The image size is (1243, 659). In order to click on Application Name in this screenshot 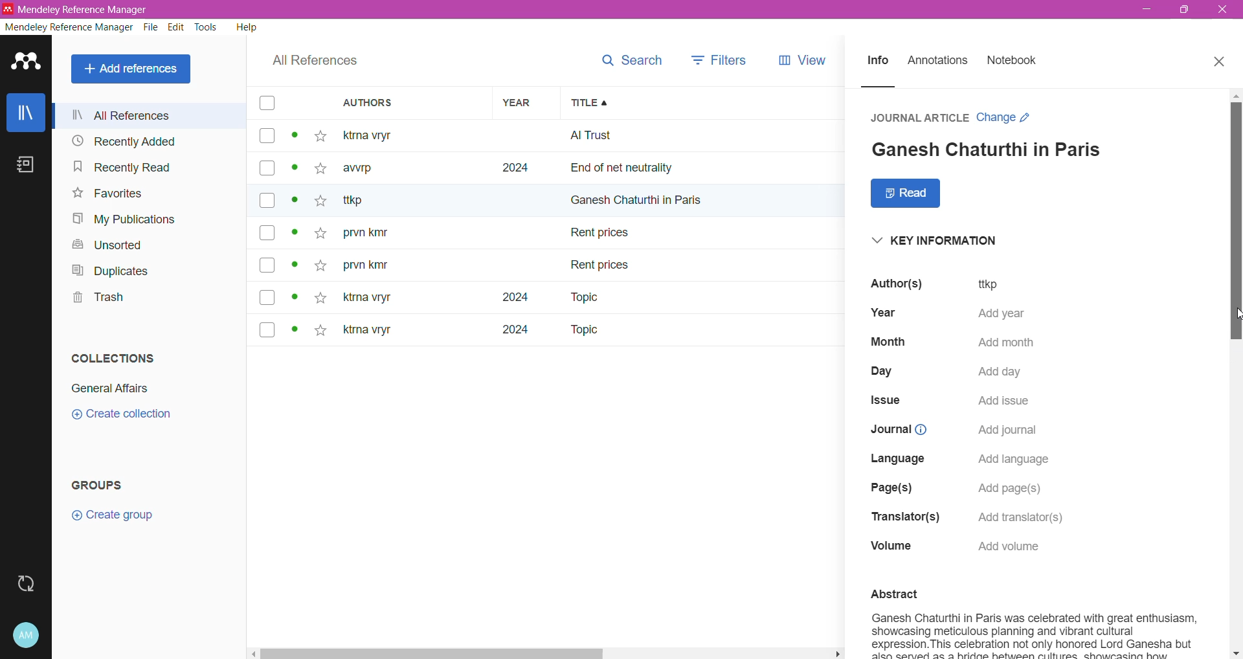, I will do `click(78, 9)`.